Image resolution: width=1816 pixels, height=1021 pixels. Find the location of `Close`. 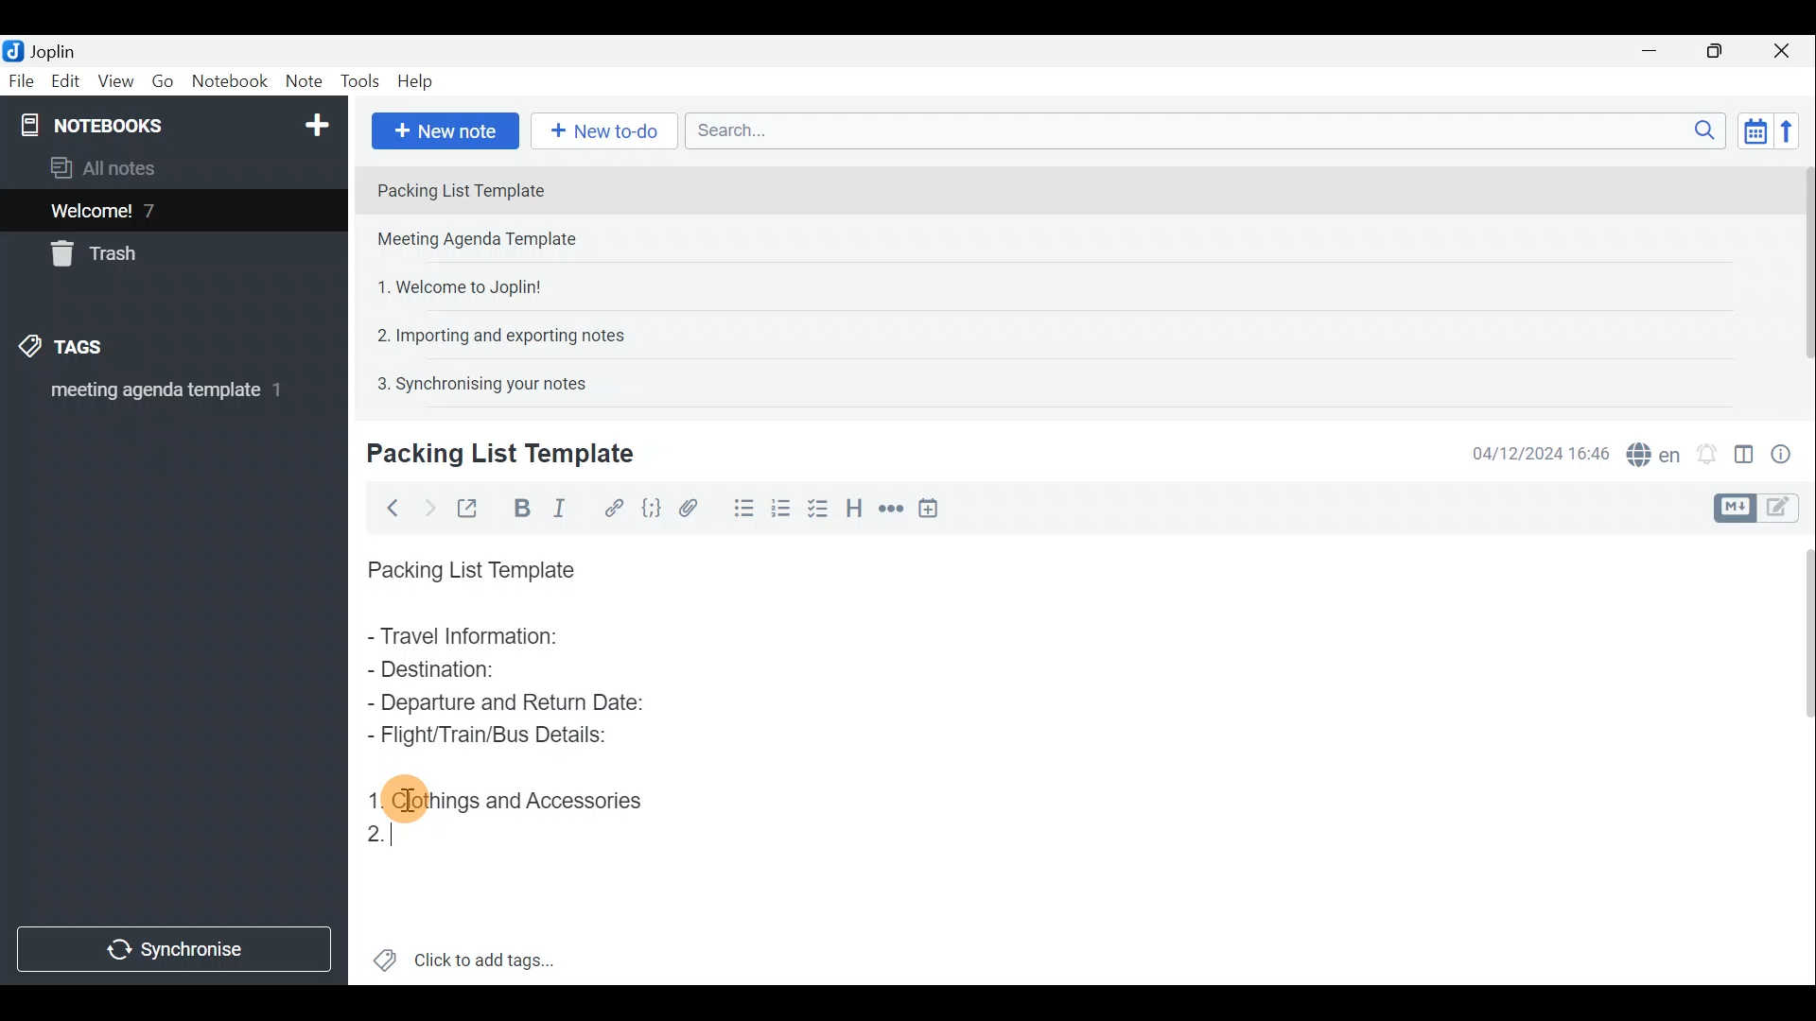

Close is located at coordinates (1788, 50).